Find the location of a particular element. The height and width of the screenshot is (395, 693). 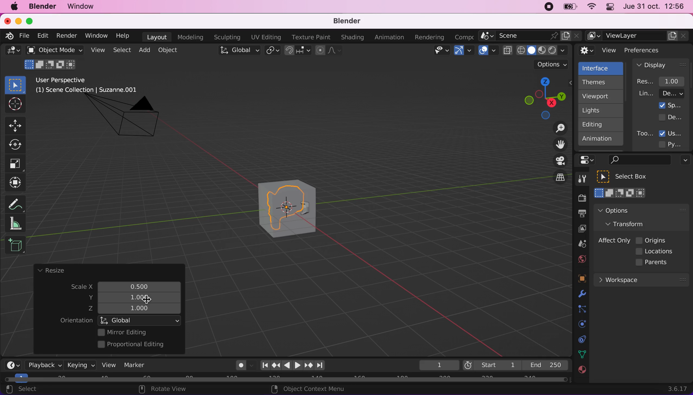

global is located at coordinates (238, 51).